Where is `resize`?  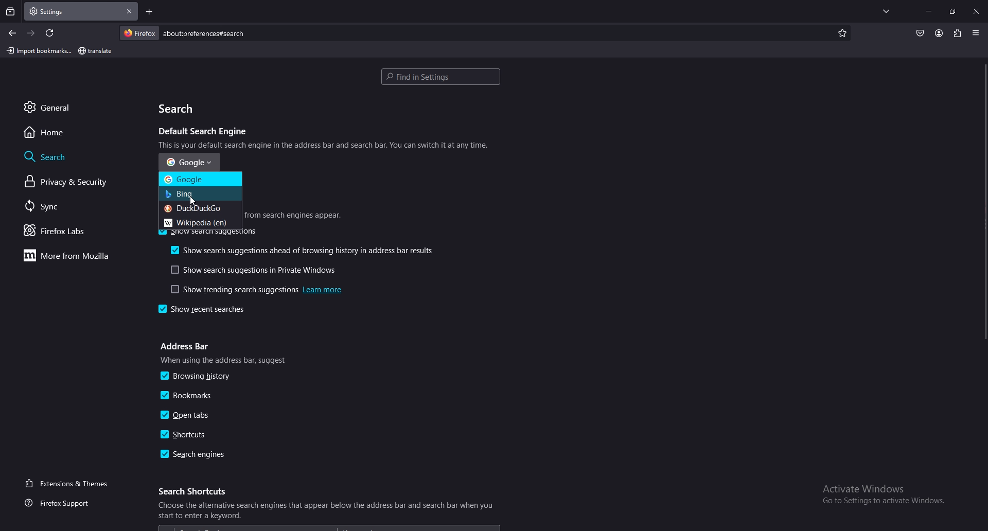
resize is located at coordinates (952, 11).